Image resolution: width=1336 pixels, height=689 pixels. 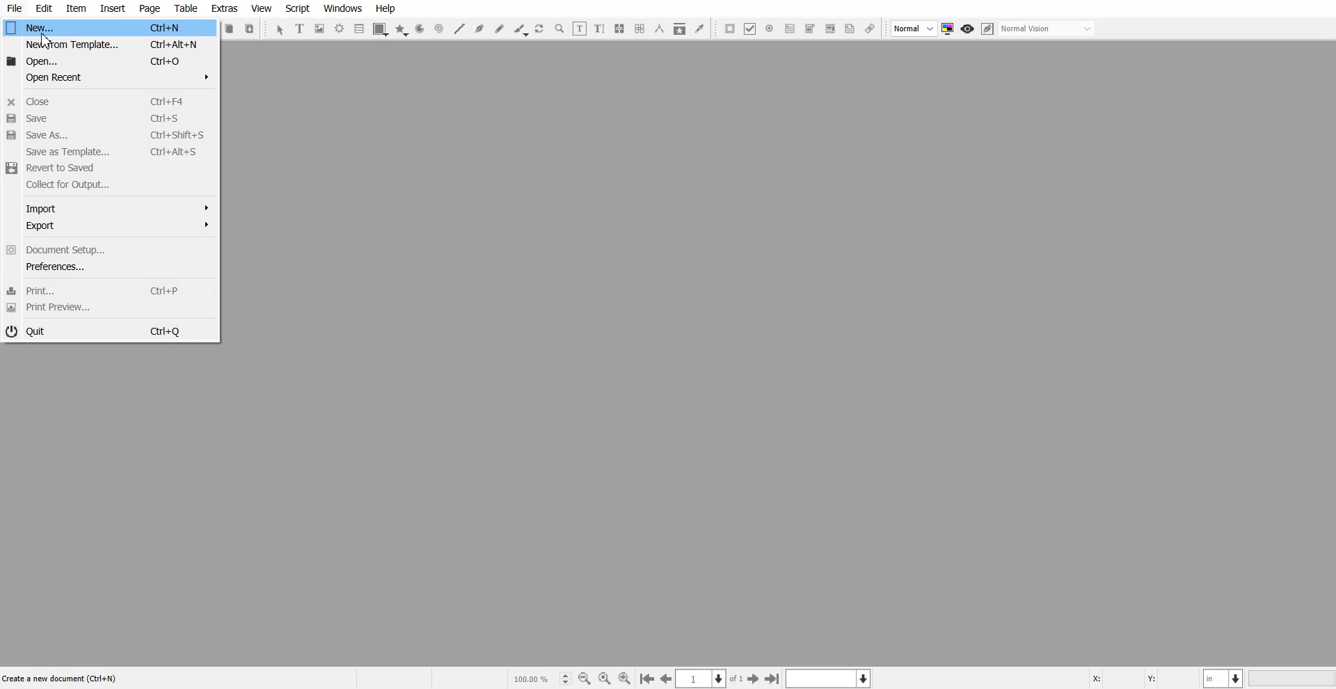 What do you see at coordinates (360, 28) in the screenshot?
I see `List` at bounding box center [360, 28].